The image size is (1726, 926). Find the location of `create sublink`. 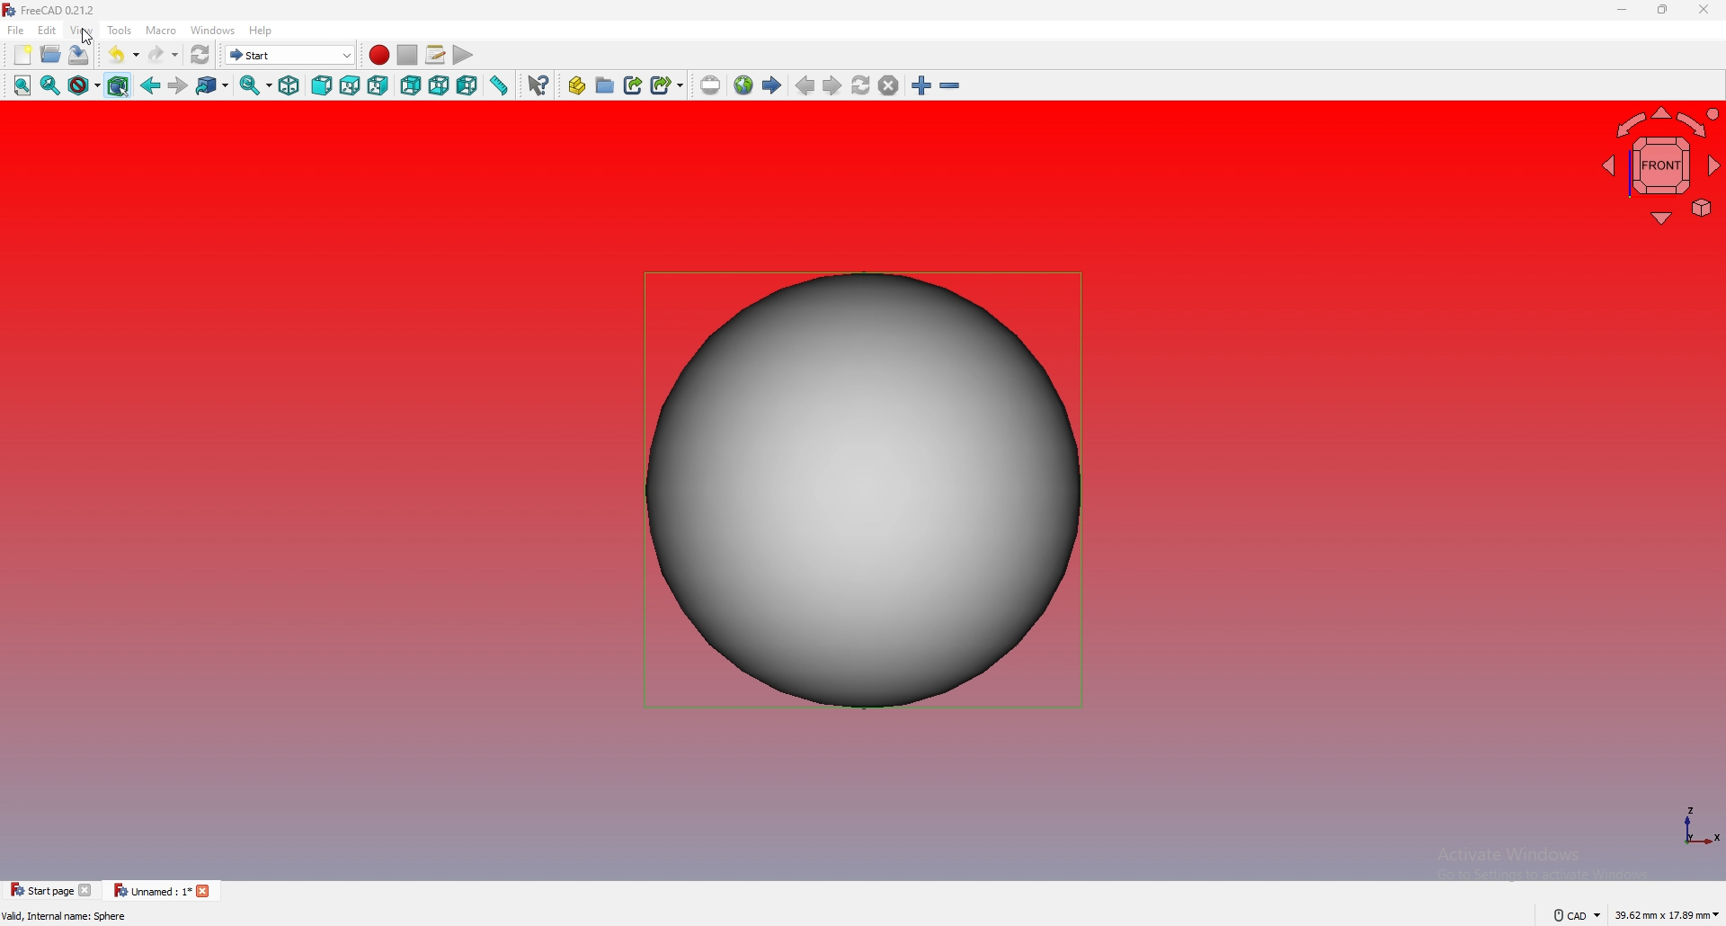

create sublink is located at coordinates (667, 85).